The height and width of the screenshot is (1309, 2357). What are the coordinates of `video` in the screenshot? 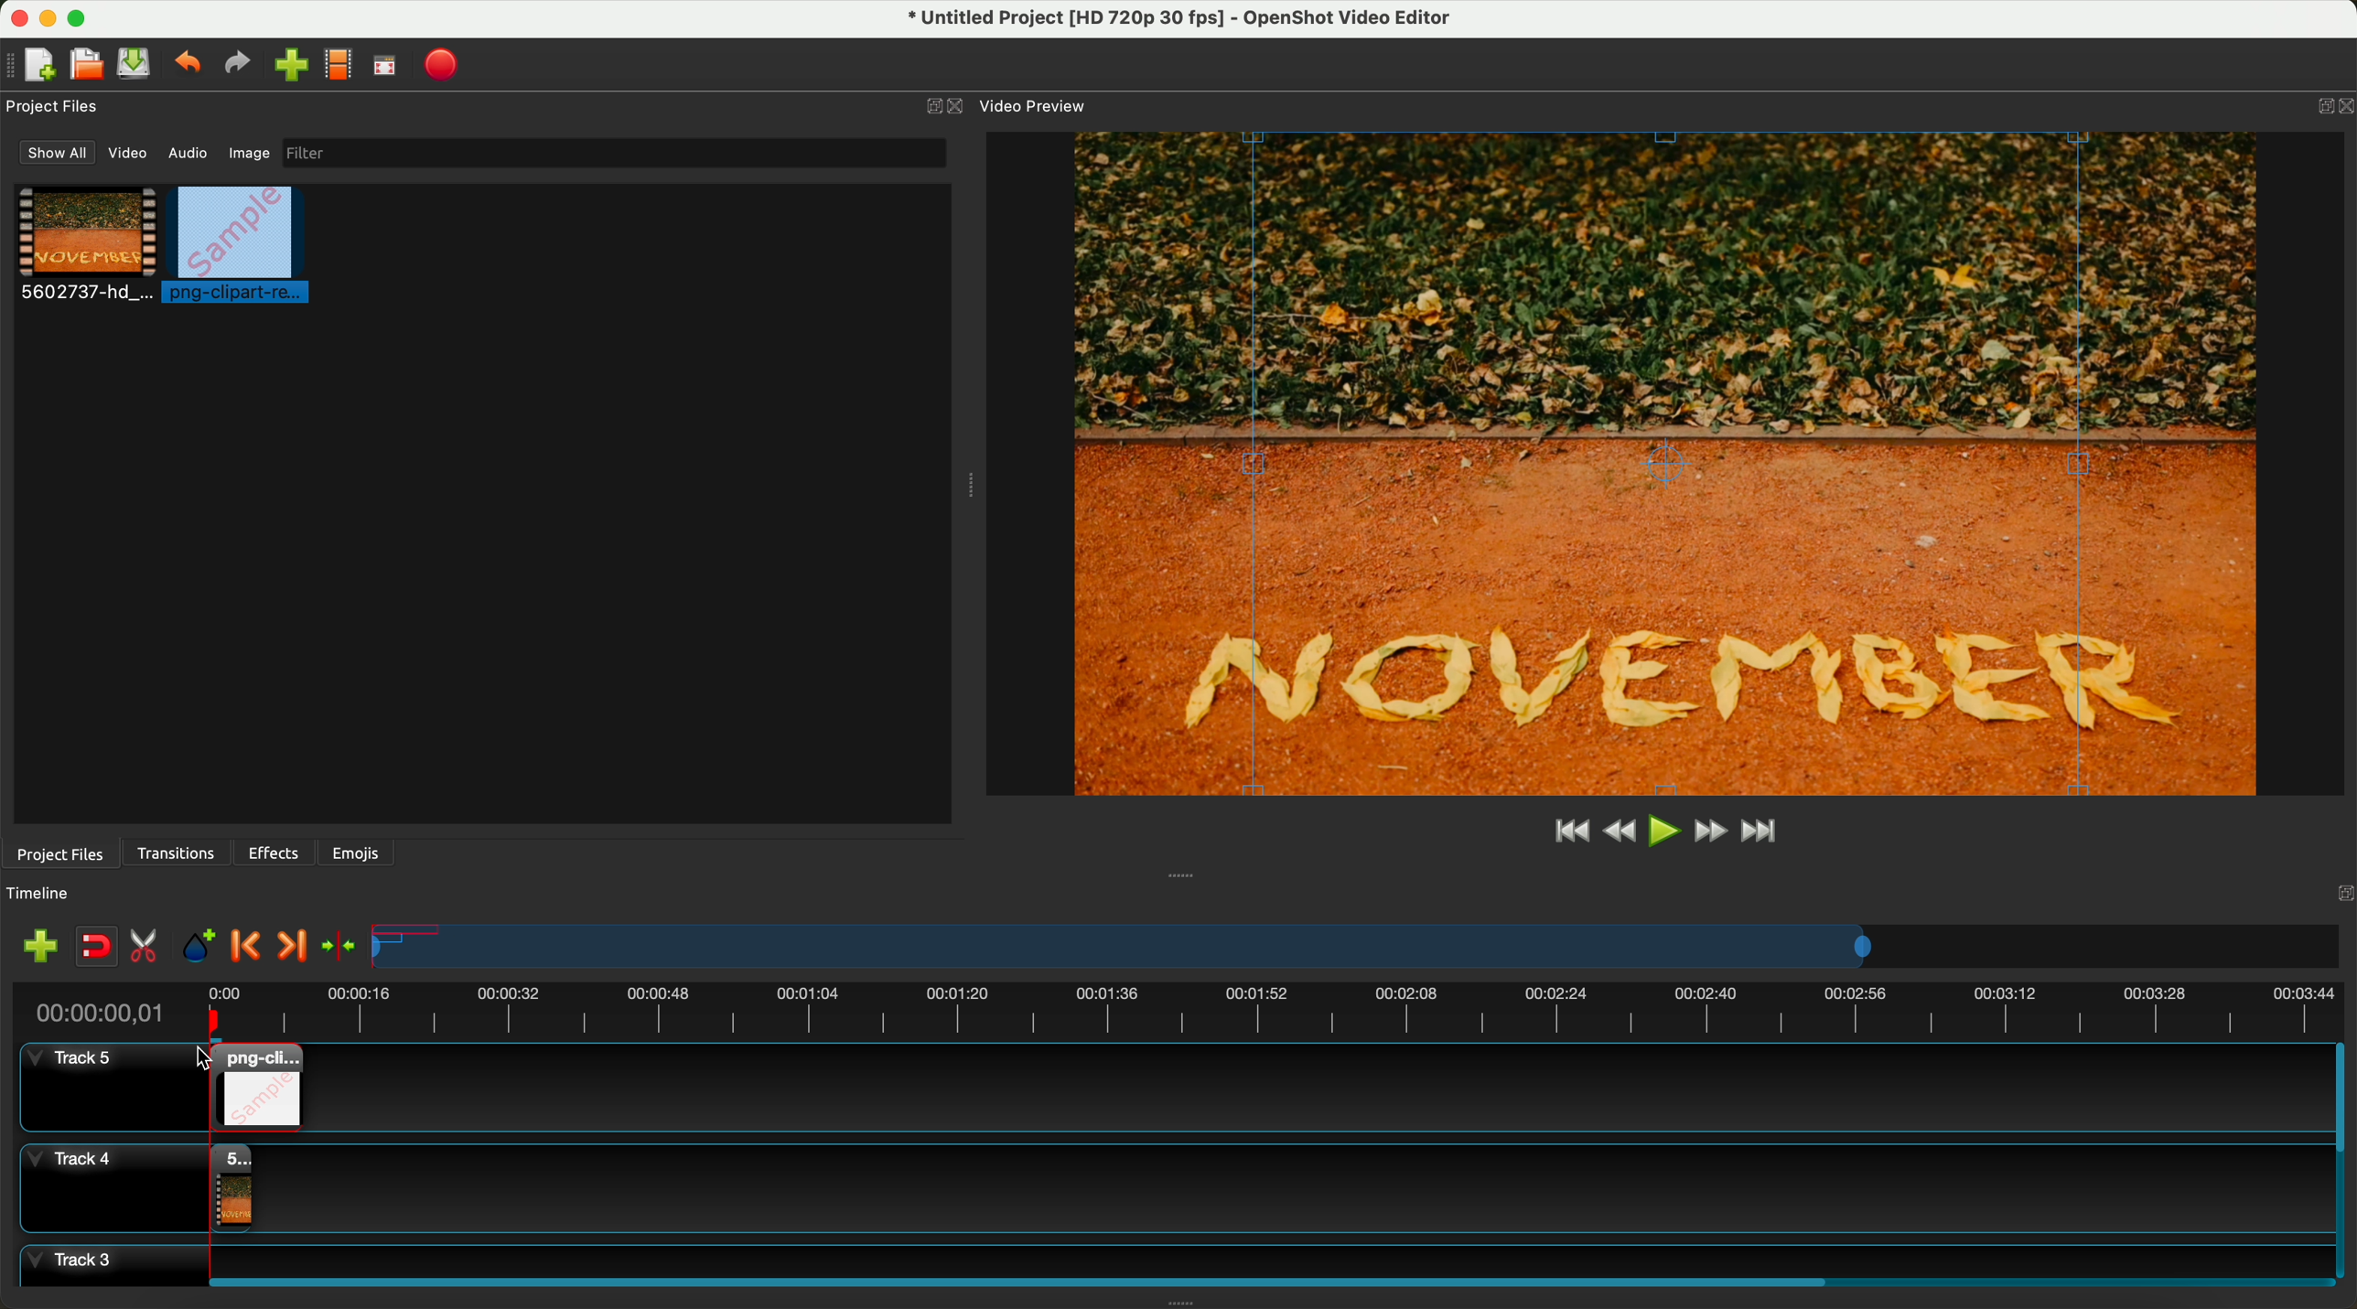 It's located at (87, 247).